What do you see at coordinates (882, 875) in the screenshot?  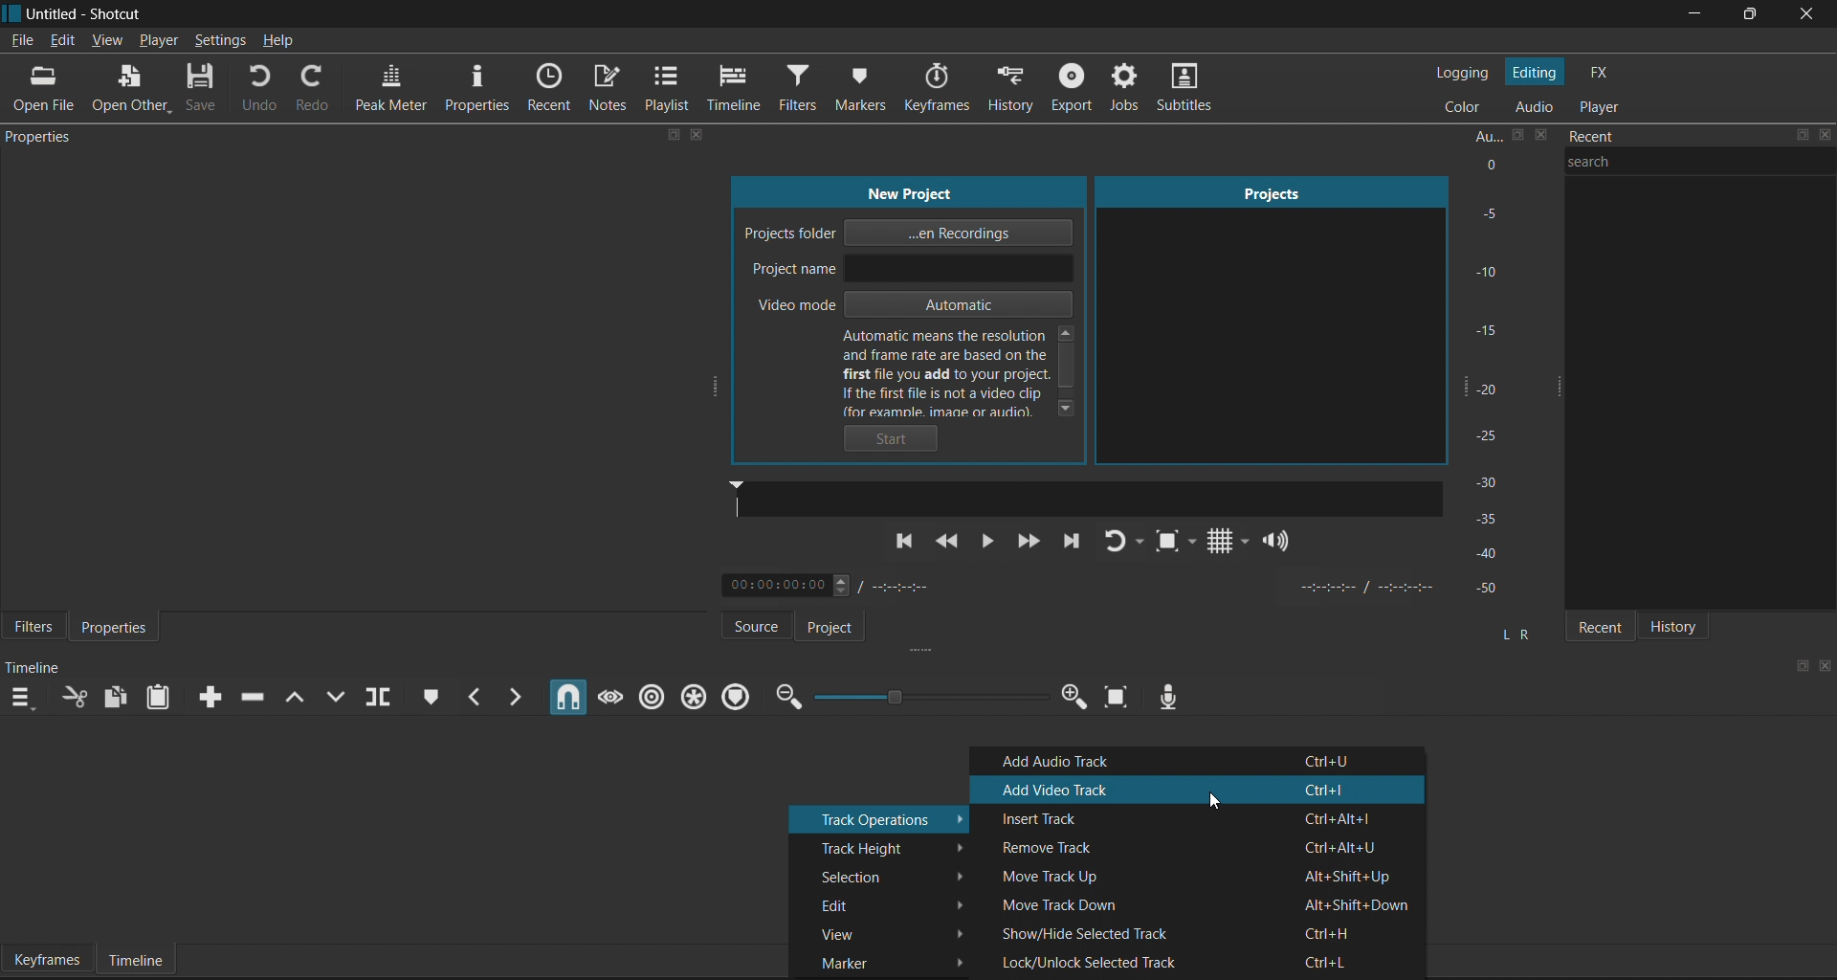 I see `Selection` at bounding box center [882, 875].